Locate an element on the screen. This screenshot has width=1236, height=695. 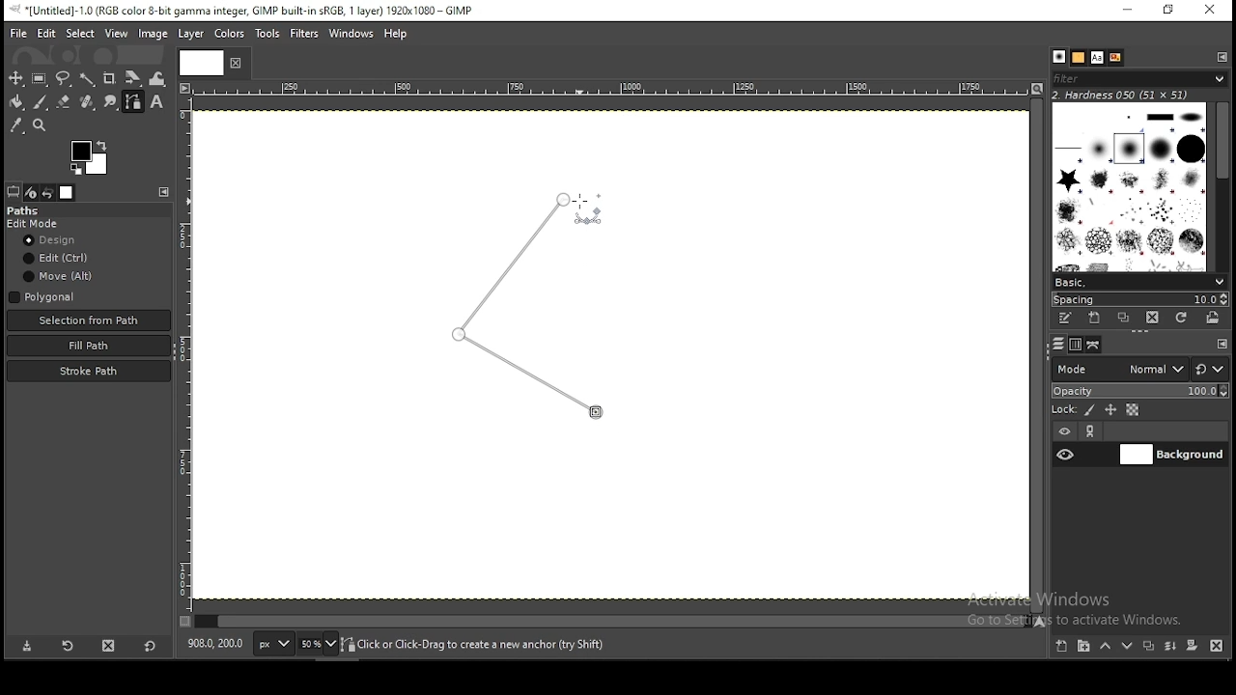
2. hardness 050 (51x51) is located at coordinates (1130, 96).